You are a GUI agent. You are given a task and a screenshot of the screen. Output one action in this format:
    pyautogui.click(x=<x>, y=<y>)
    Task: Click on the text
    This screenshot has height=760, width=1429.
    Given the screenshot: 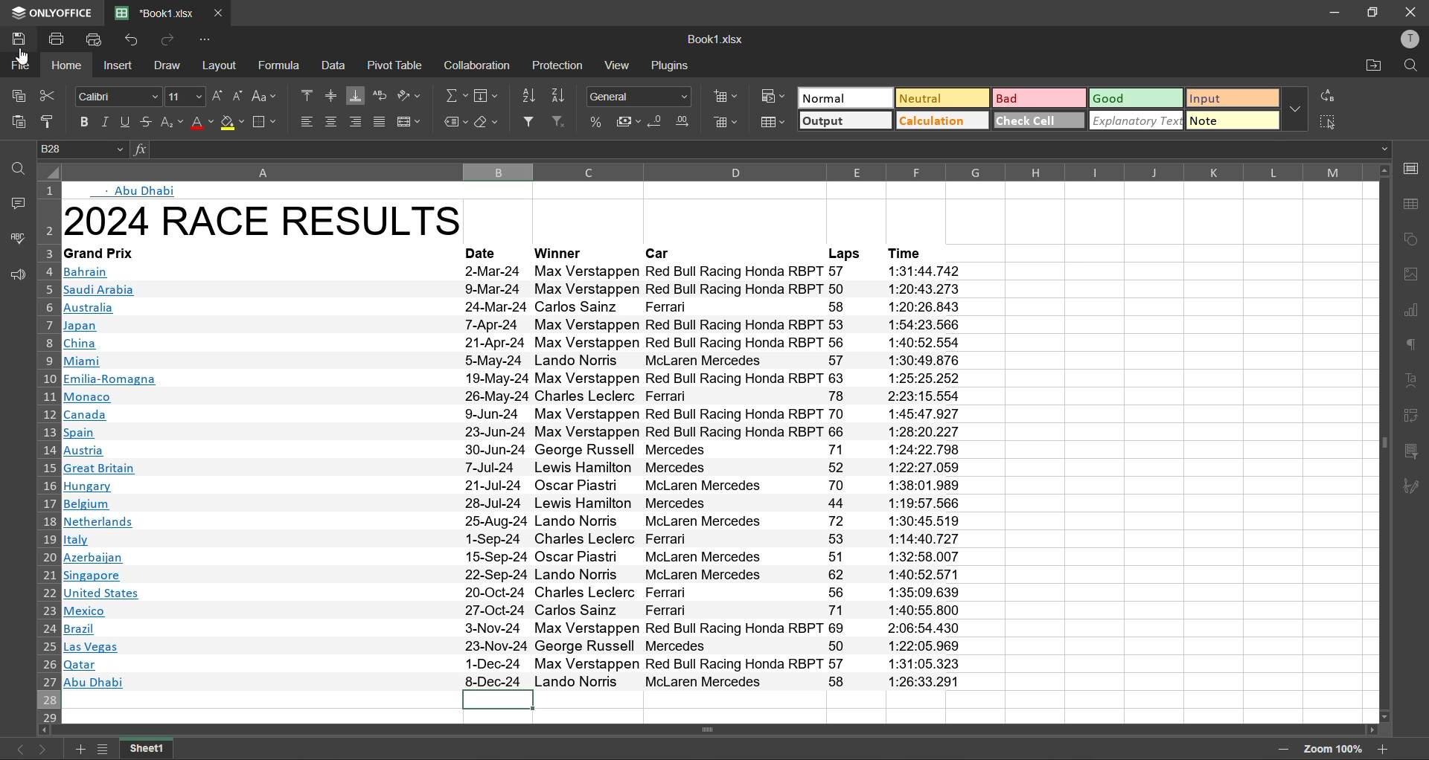 What is the action you would take?
    pyautogui.click(x=1413, y=377)
    